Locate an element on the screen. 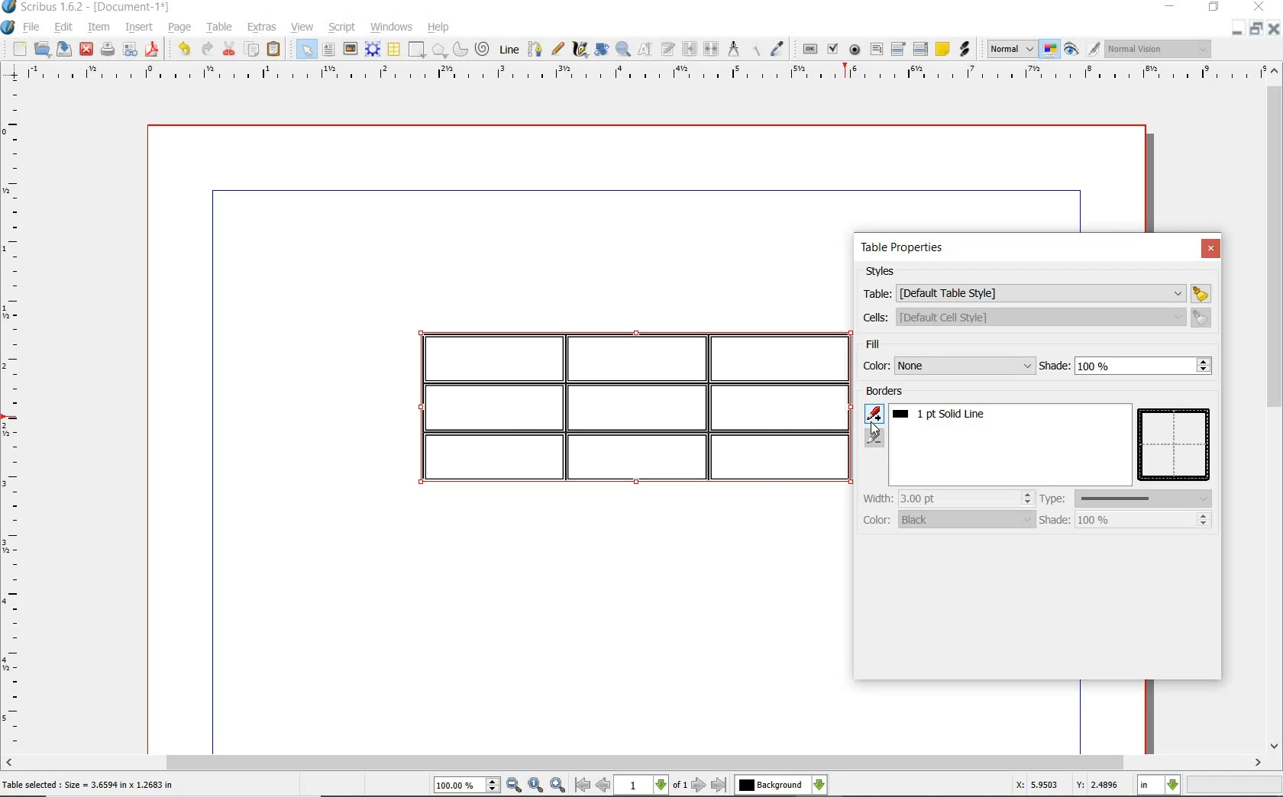  preview mode is located at coordinates (1070, 50).